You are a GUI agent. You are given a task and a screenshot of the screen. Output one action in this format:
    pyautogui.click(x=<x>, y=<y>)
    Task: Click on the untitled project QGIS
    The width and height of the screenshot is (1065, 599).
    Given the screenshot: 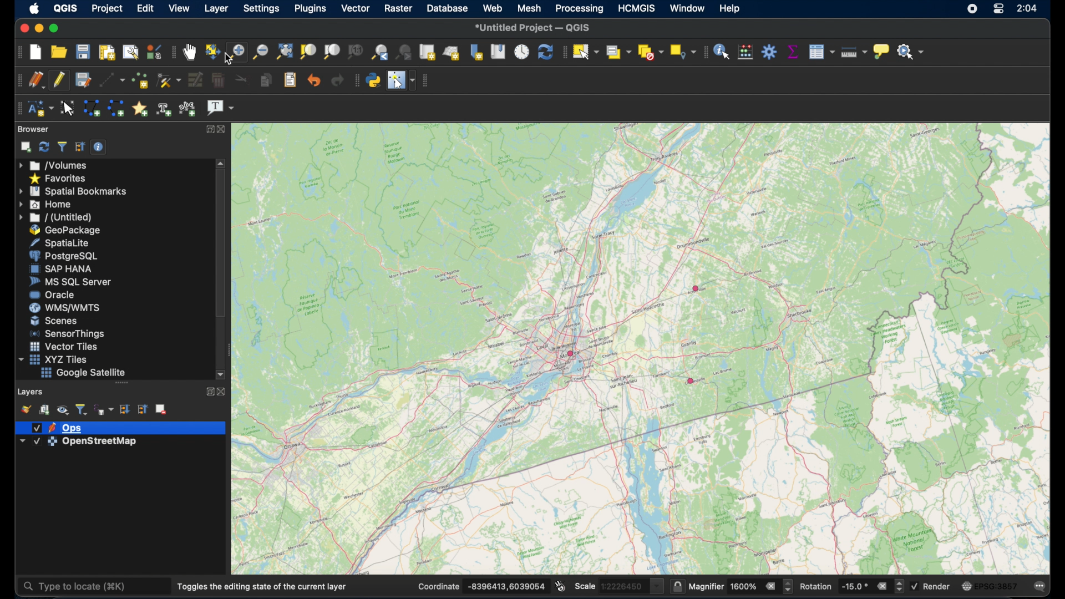 What is the action you would take?
    pyautogui.click(x=536, y=27)
    